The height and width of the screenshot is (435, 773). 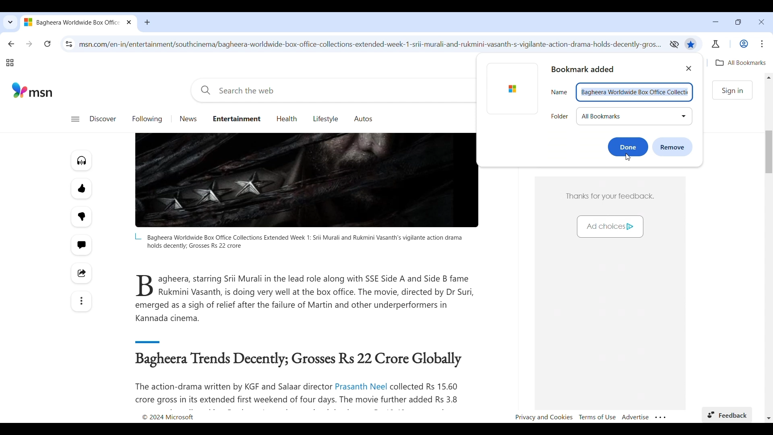 What do you see at coordinates (728, 413) in the screenshot?
I see `Feedback` at bounding box center [728, 413].